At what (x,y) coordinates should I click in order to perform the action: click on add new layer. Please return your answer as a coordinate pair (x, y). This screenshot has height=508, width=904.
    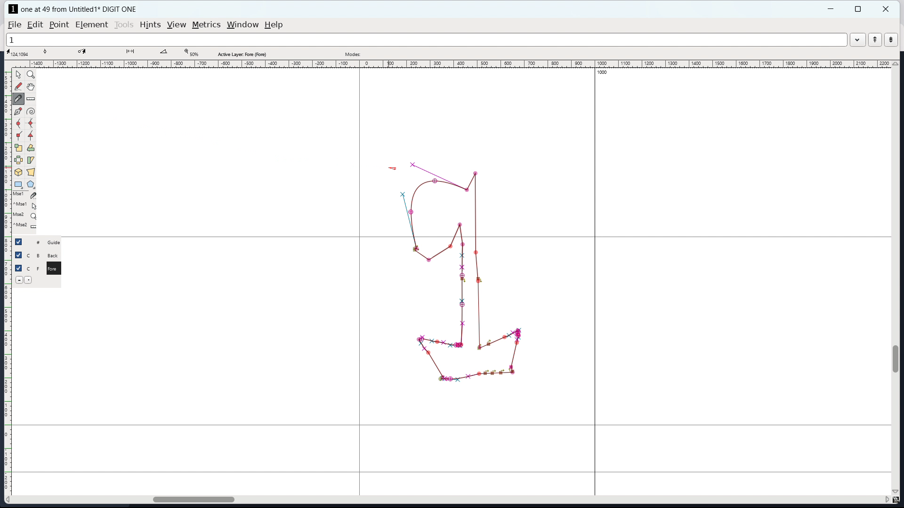
    Looking at the image, I should click on (30, 279).